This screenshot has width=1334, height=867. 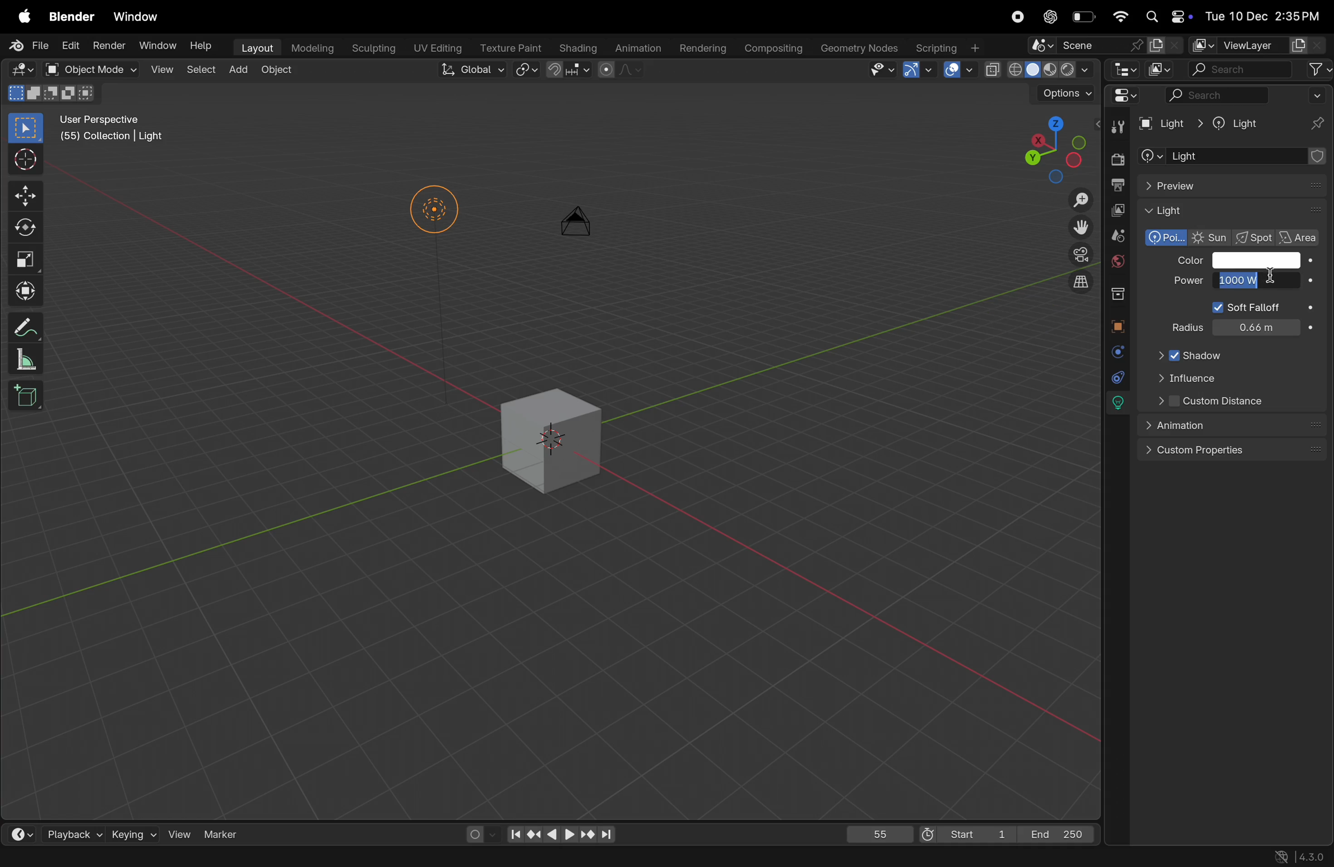 I want to click on Custom distance, so click(x=1229, y=400).